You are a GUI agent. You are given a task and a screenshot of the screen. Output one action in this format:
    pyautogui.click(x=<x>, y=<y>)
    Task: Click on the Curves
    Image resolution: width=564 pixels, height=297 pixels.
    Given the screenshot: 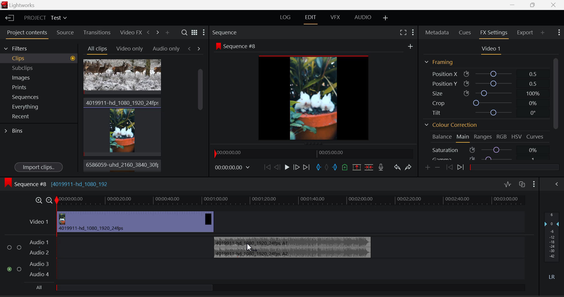 What is the action you would take?
    pyautogui.click(x=536, y=136)
    